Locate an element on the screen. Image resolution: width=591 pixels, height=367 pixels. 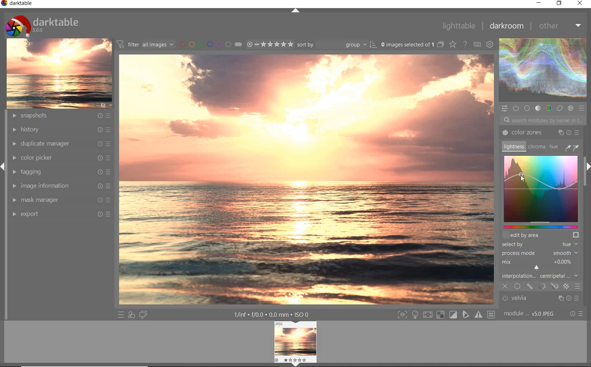
SYSTEM LOGO & NAME is located at coordinates (42, 24).